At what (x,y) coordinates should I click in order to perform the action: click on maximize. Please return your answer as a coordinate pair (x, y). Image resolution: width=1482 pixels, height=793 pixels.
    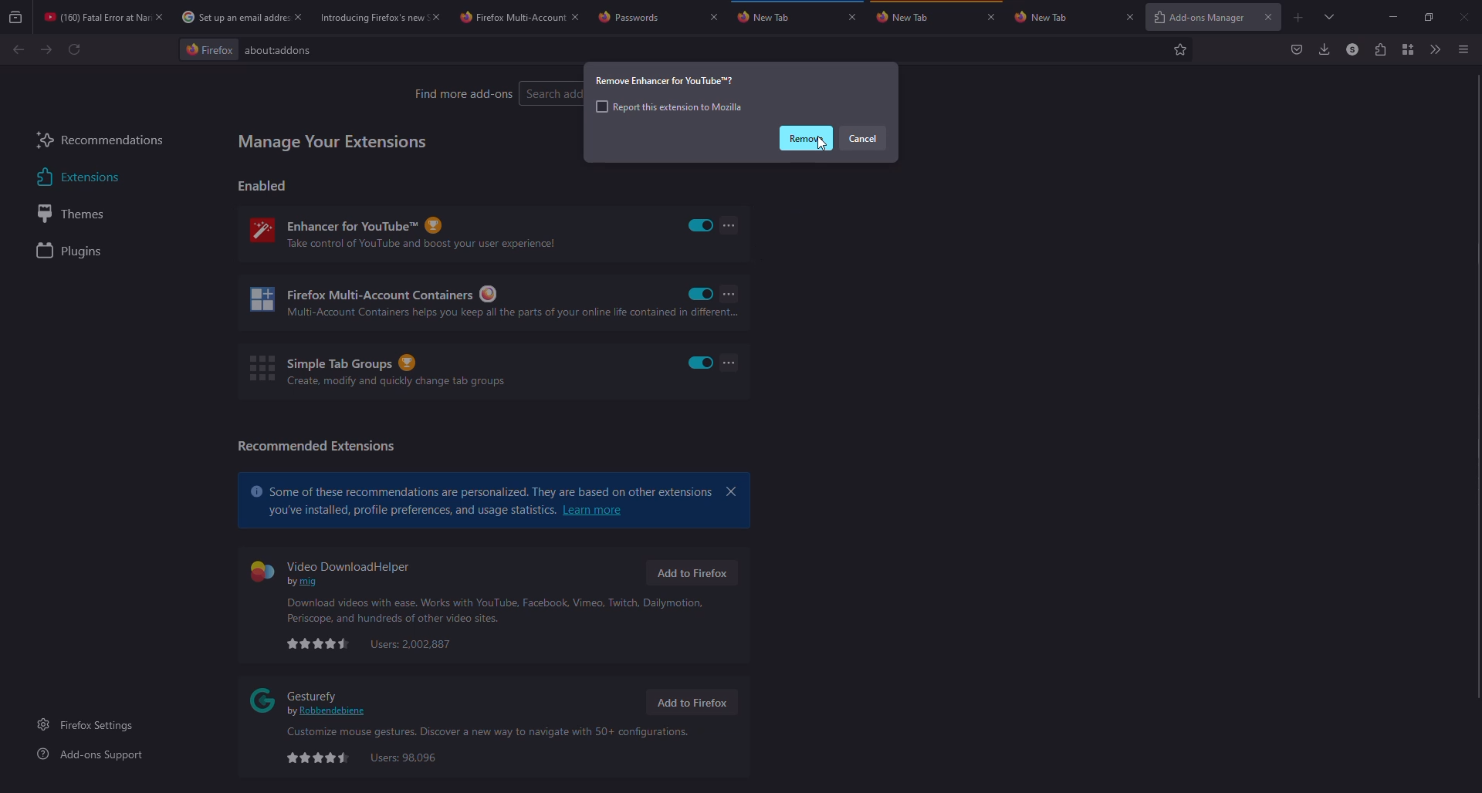
    Looking at the image, I should click on (1430, 18).